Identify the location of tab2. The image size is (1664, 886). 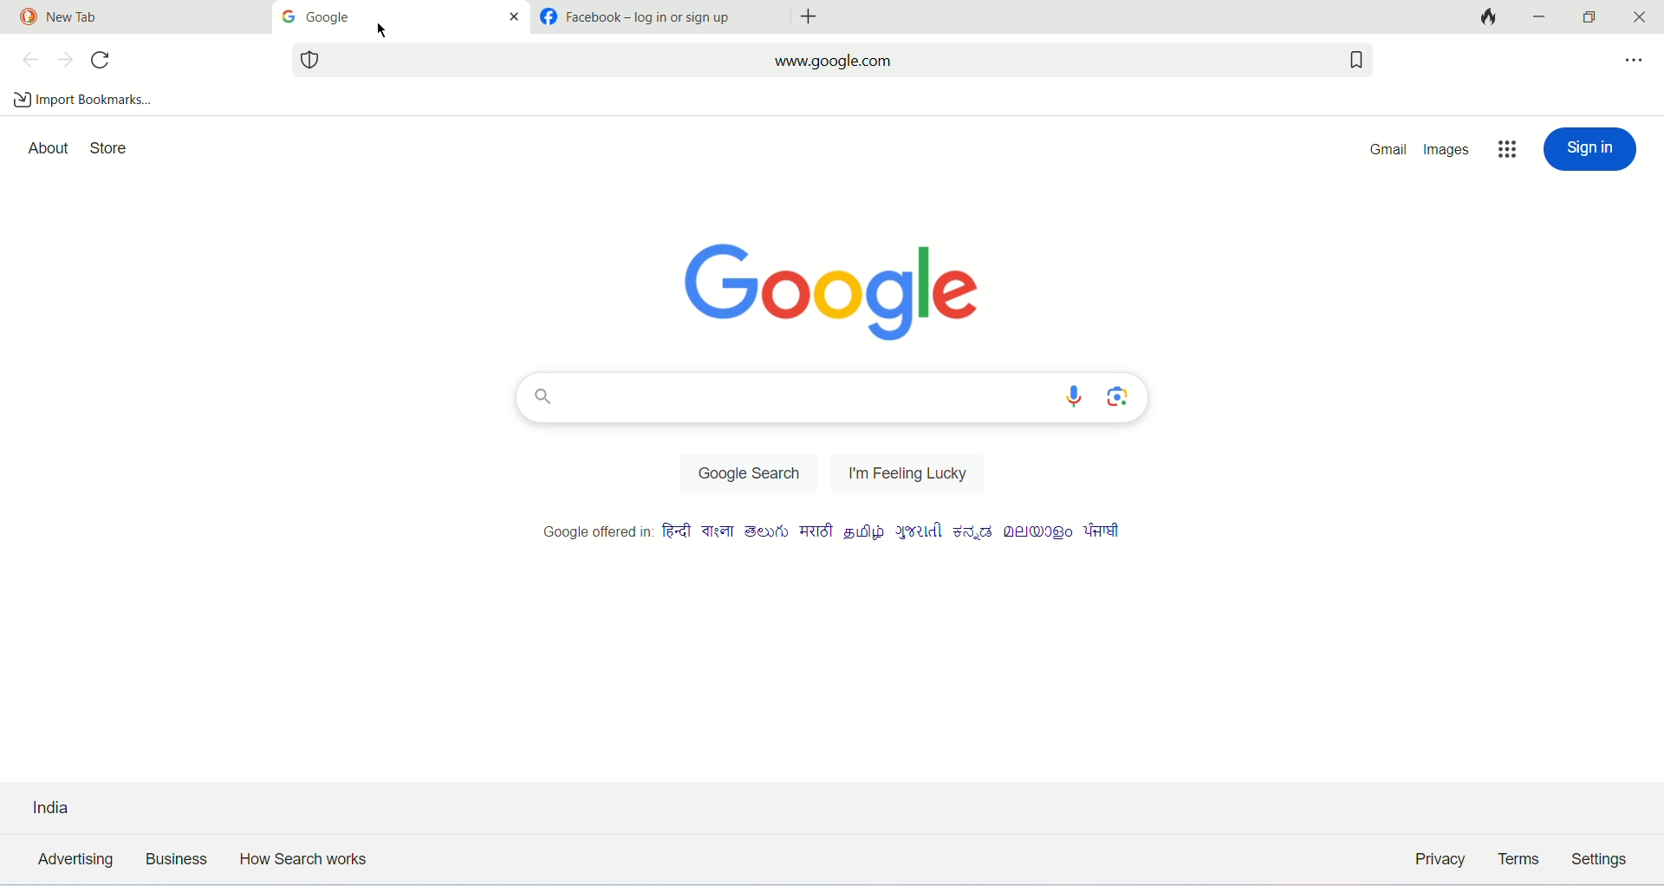
(403, 18).